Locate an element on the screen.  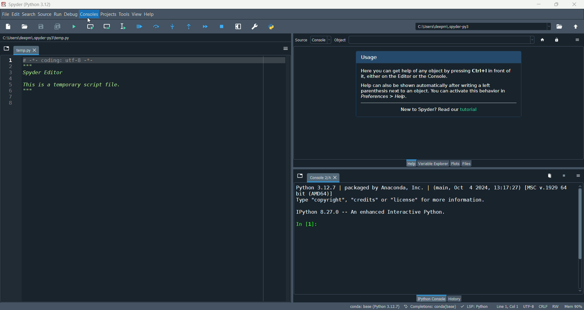
browse tabs is located at coordinates (300, 176).